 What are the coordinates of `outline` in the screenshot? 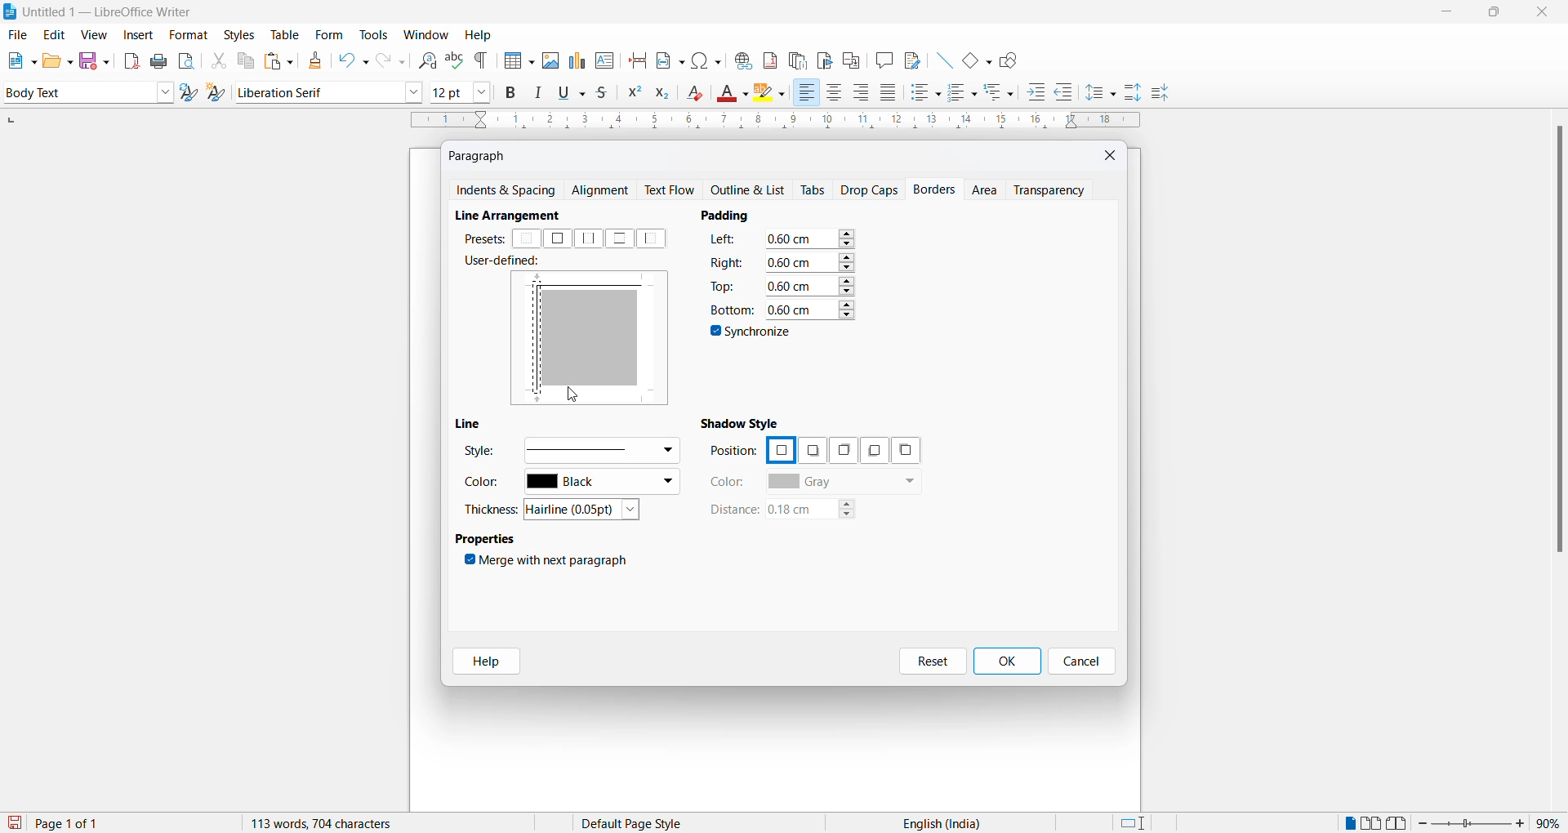 It's located at (752, 191).